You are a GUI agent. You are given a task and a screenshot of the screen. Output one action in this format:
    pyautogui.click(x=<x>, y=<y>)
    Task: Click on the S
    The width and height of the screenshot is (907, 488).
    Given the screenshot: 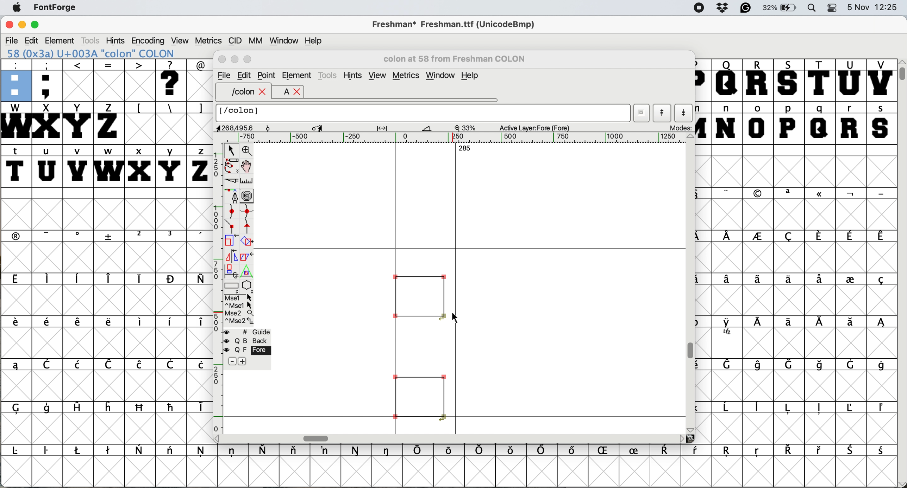 What is the action you would take?
    pyautogui.click(x=789, y=80)
    